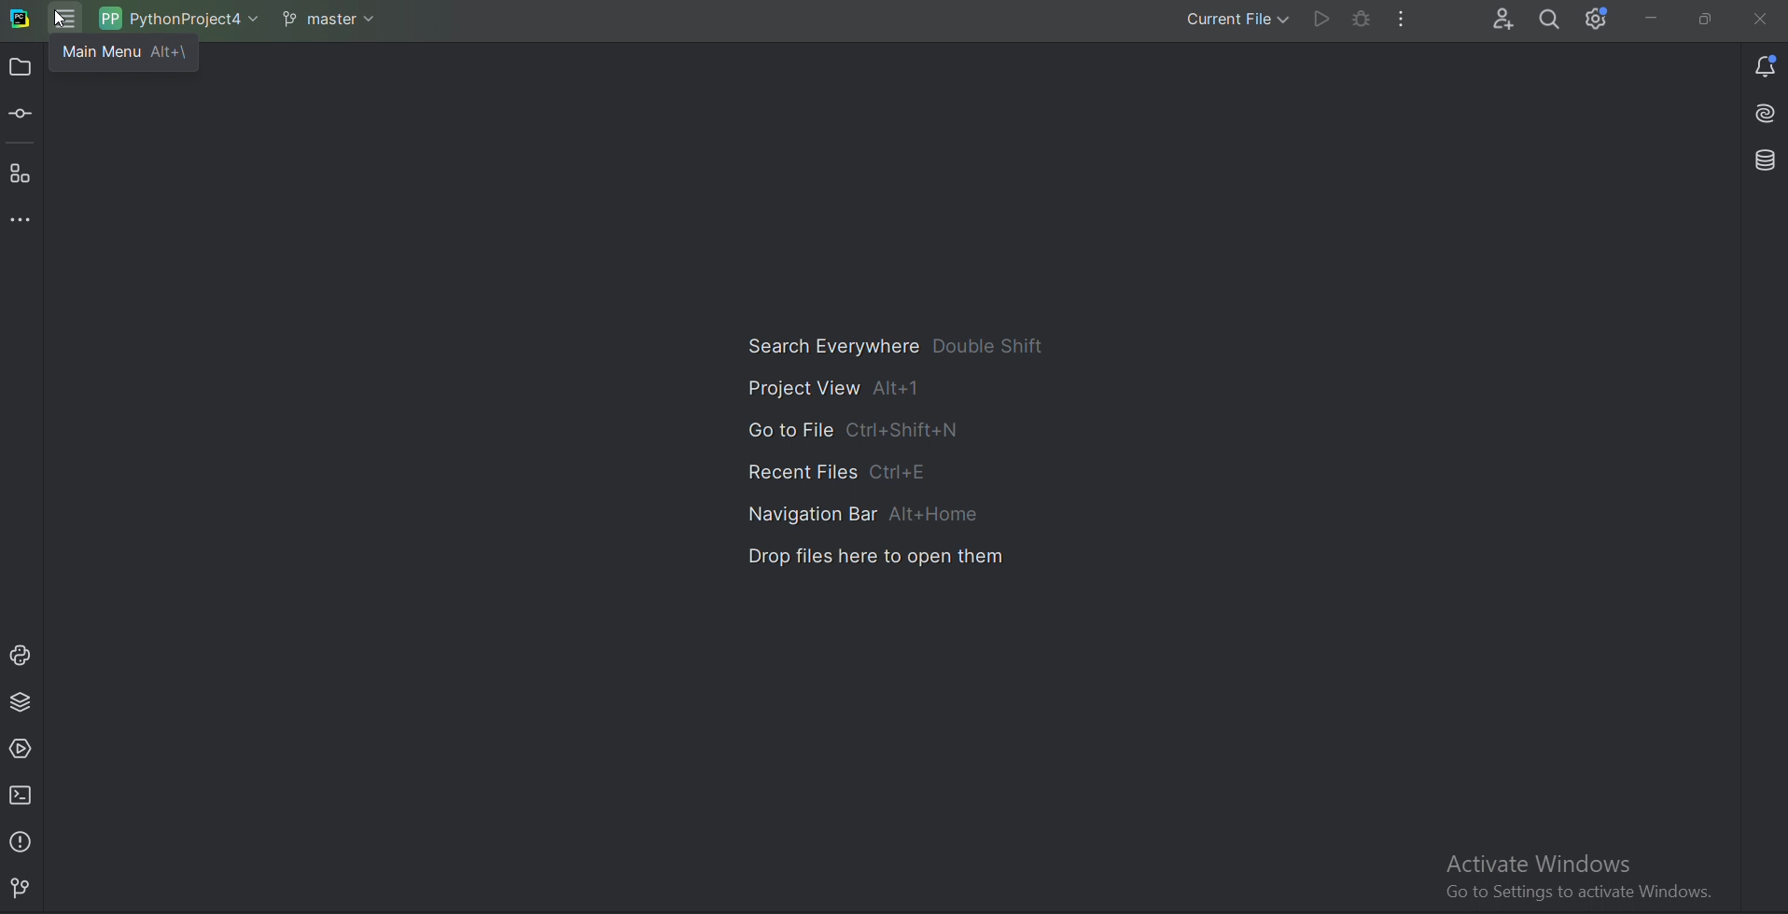 This screenshot has width=1788, height=914. I want to click on Git branch master, so click(327, 19).